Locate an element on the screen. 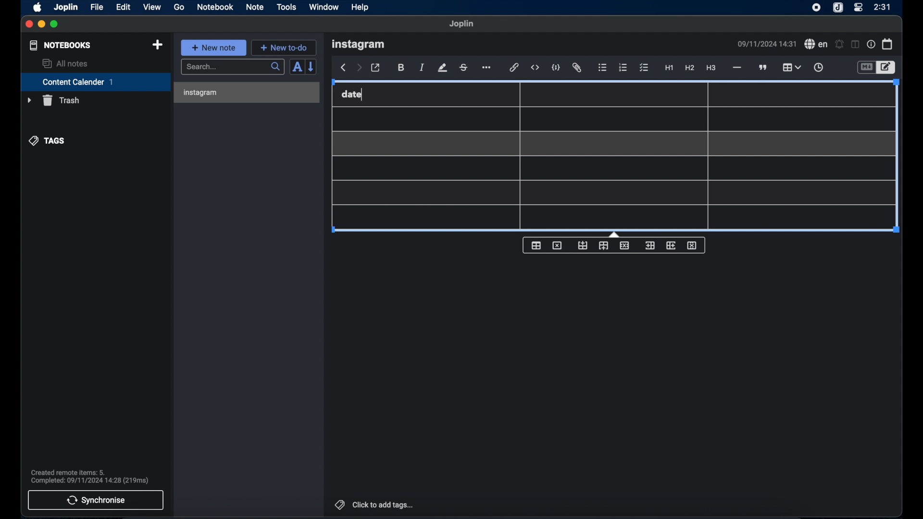  instagram is located at coordinates (358, 45).